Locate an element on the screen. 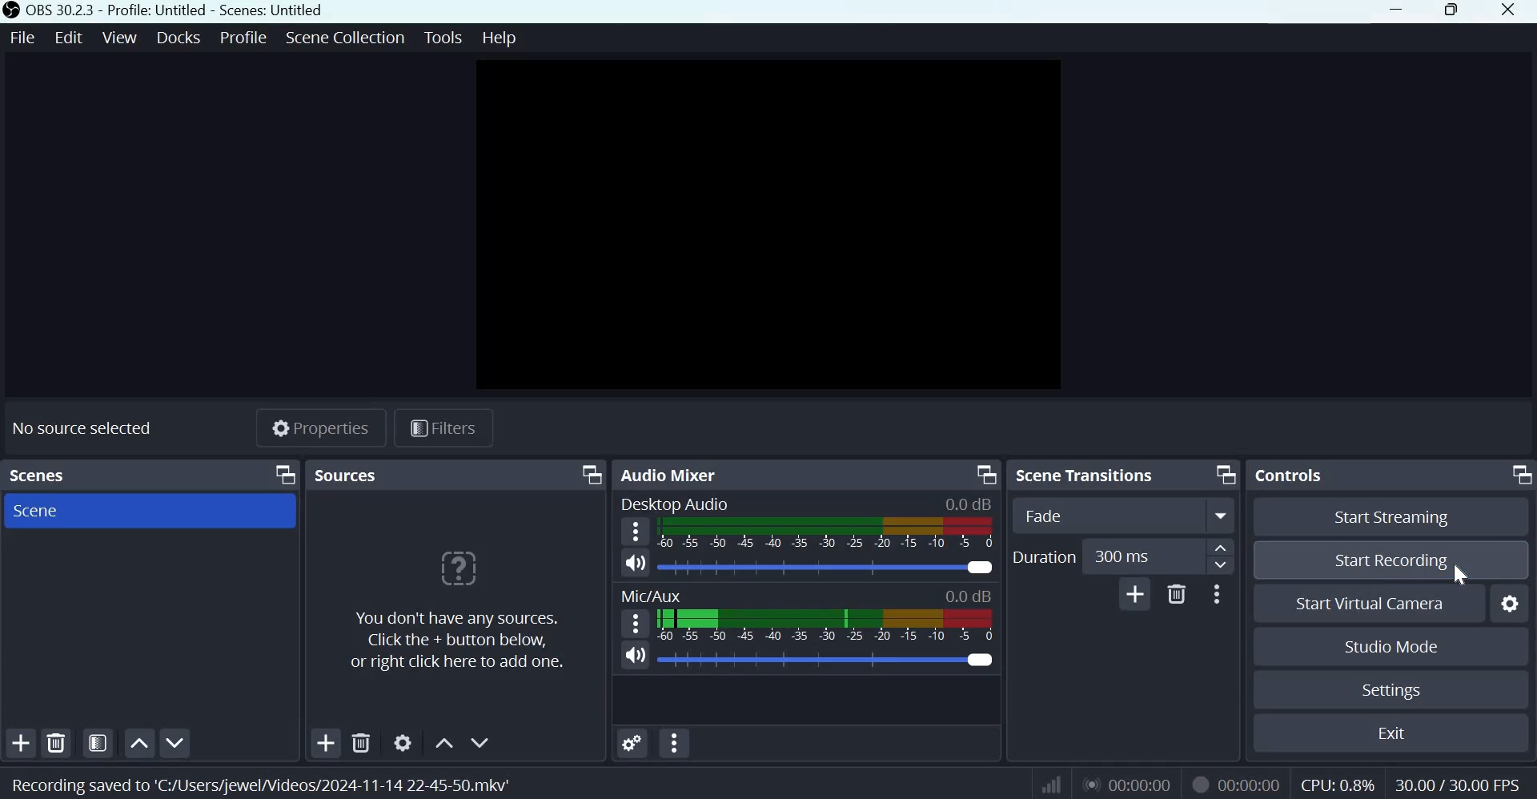 Image resolution: width=1537 pixels, height=799 pixels. Move scene up is located at coordinates (139, 743).